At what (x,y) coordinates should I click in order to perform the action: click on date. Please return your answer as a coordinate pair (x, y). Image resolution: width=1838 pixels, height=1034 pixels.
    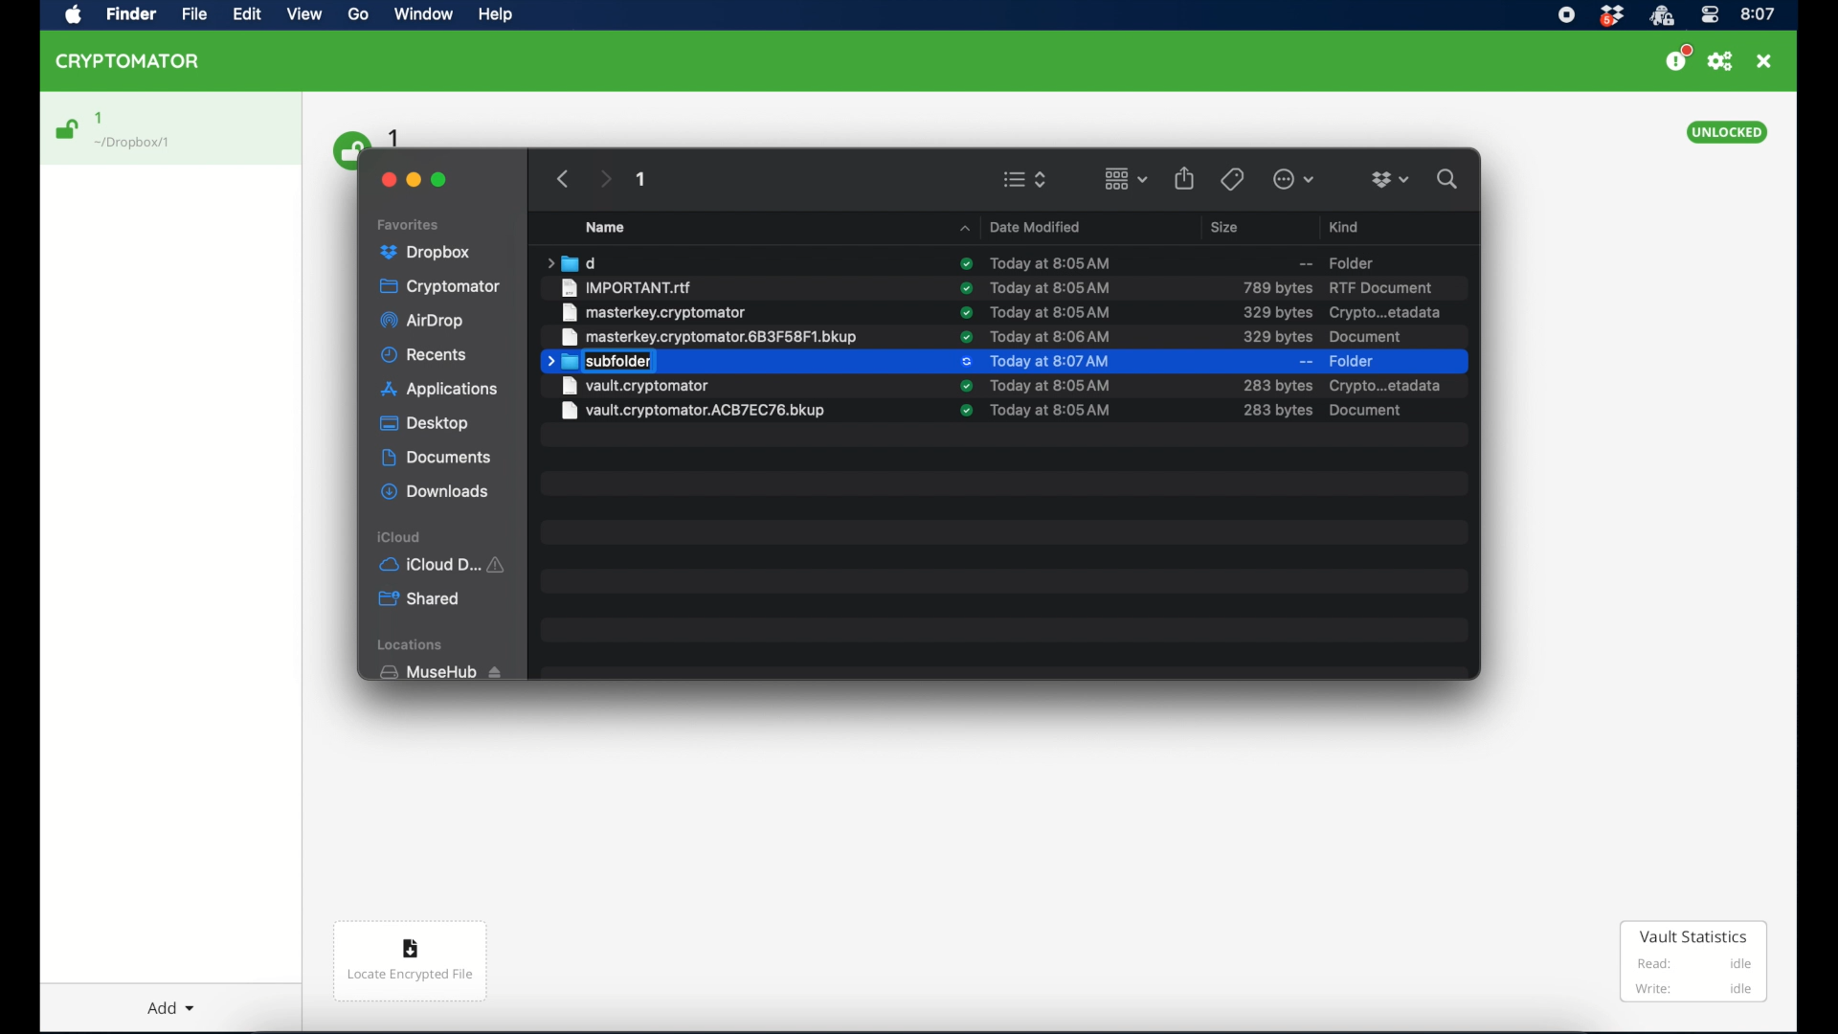
    Looking at the image, I should click on (1048, 261).